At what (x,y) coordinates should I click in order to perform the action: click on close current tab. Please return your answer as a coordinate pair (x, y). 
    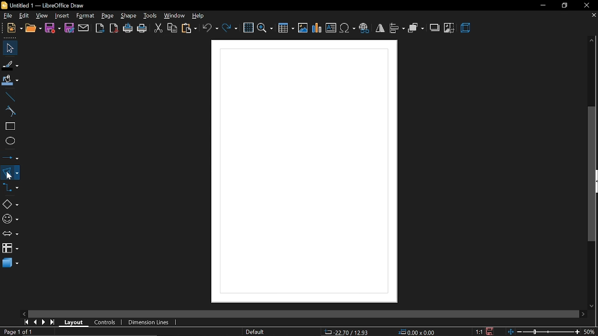
    Looking at the image, I should click on (592, 16).